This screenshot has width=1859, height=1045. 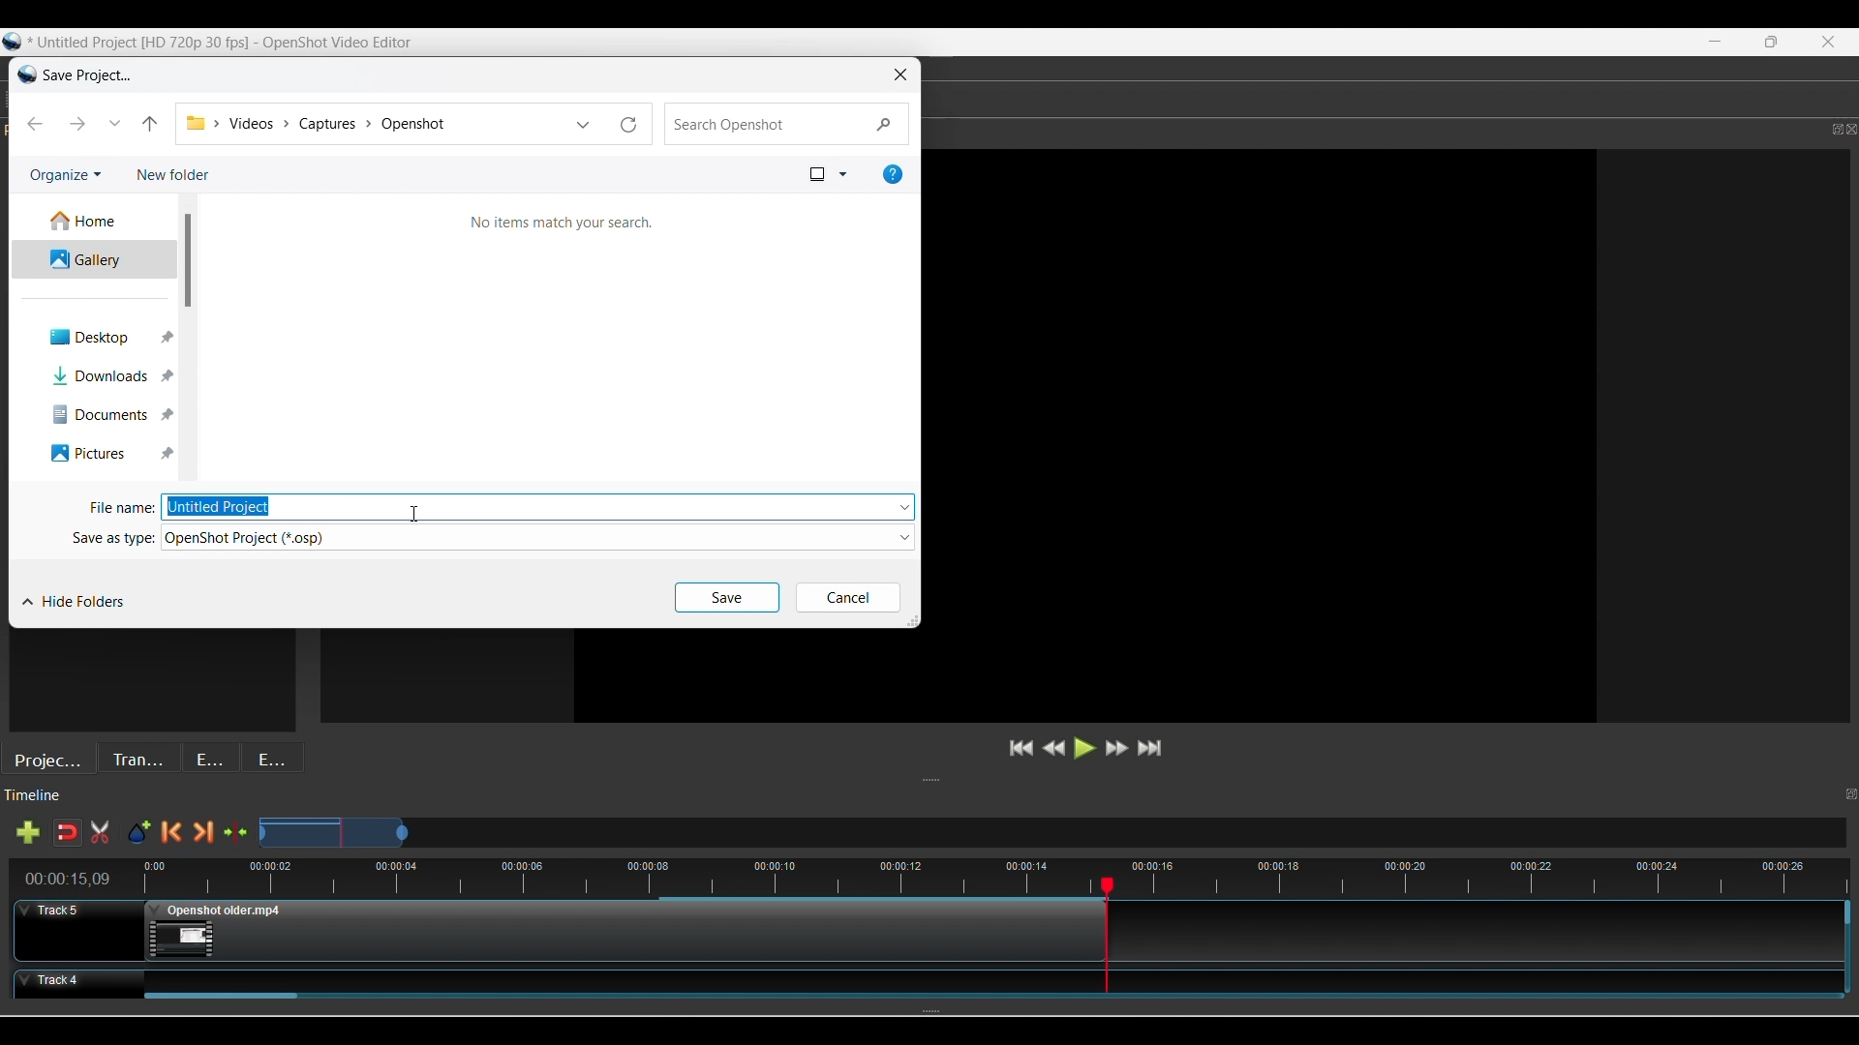 What do you see at coordinates (628, 933) in the screenshot?
I see `Clip at Track Panel` at bounding box center [628, 933].